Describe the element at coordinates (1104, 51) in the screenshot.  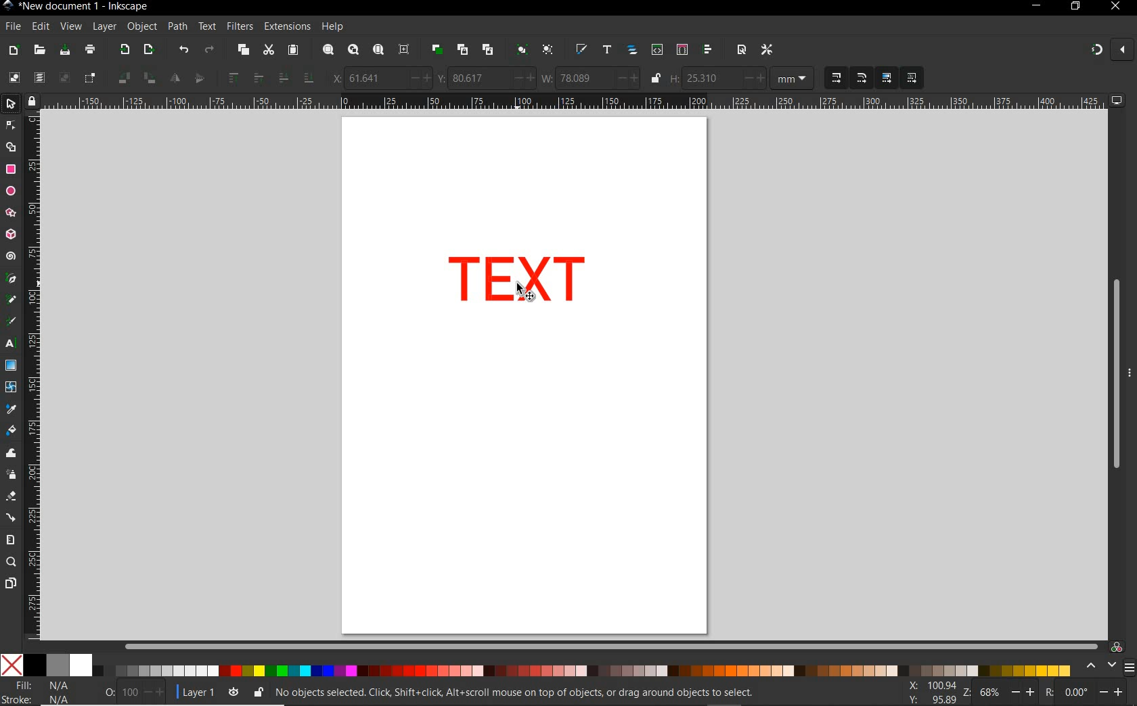
I see `ENABLE SNAPPING TOOL` at that location.